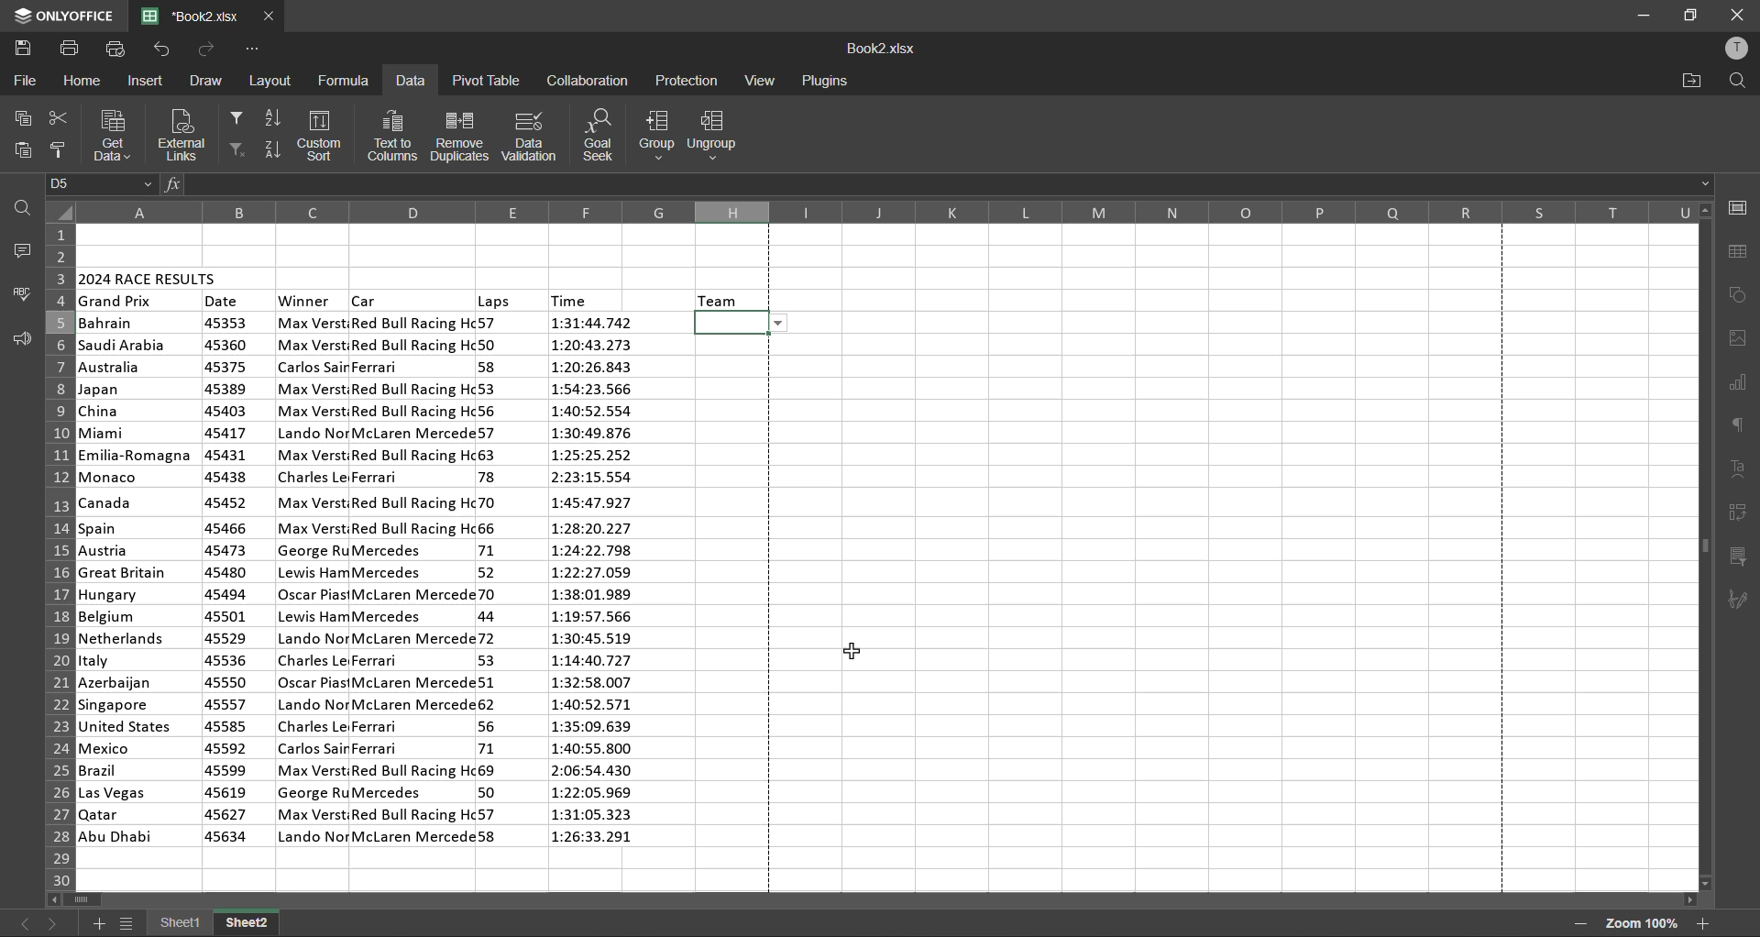  What do you see at coordinates (18, 250) in the screenshot?
I see `comments` at bounding box center [18, 250].